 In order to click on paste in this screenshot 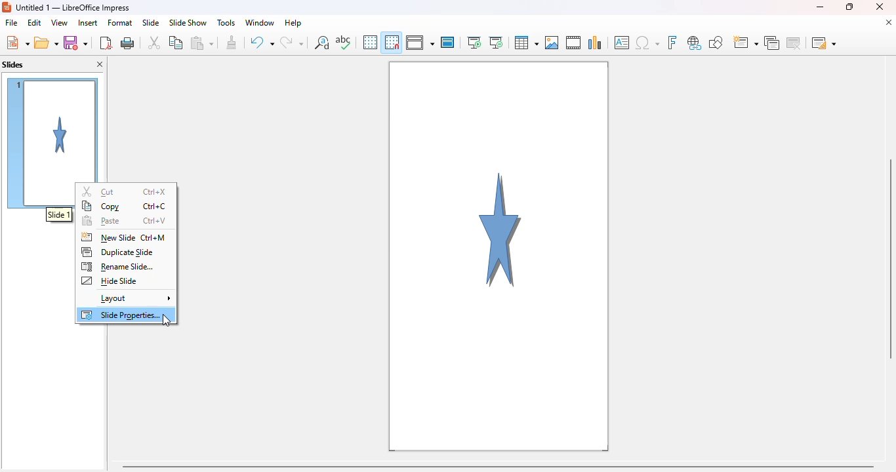, I will do `click(102, 220)`.